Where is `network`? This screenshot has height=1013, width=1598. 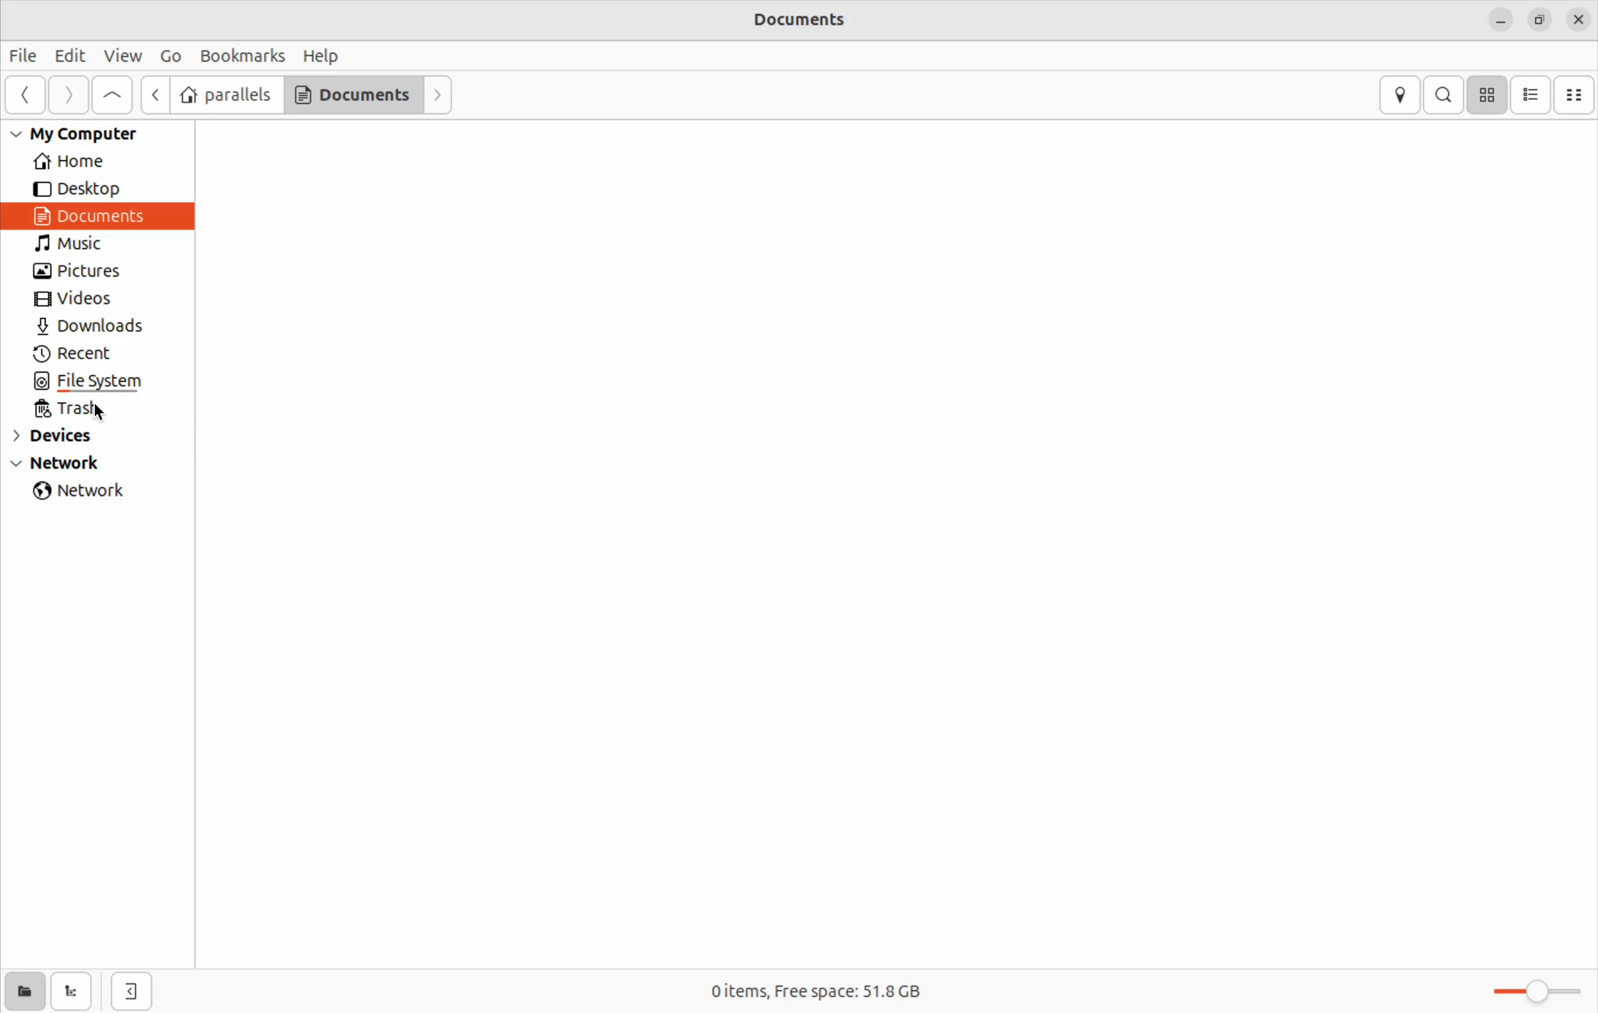
network is located at coordinates (96, 494).